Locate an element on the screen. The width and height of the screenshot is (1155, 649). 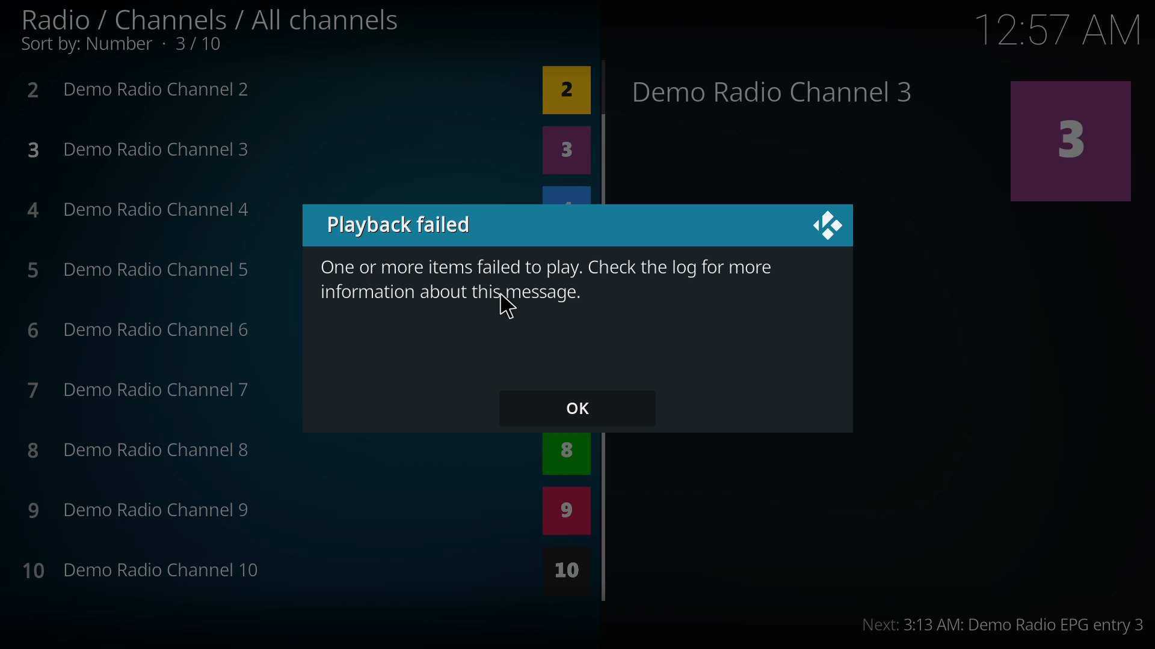
Radio / Channels / All channels is located at coordinates (210, 17).